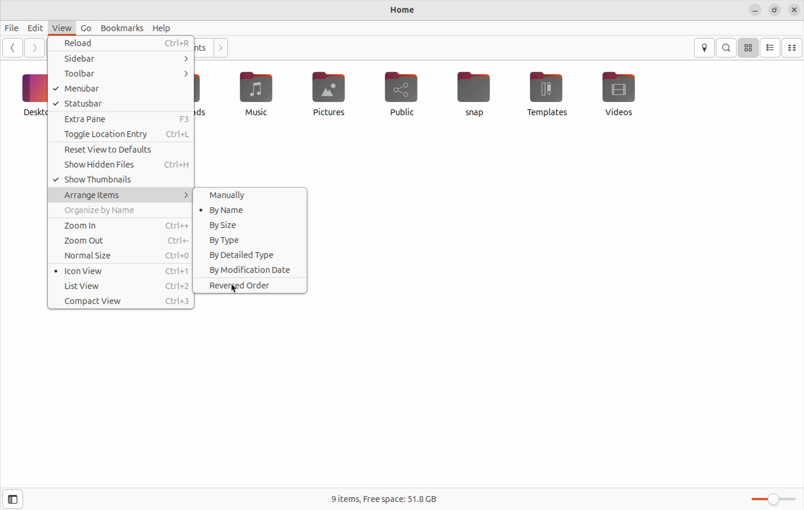  I want to click on snap, so click(474, 94).